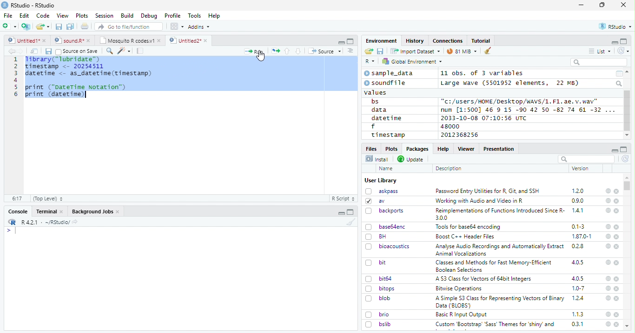 This screenshot has height=333, width=635. What do you see at coordinates (76, 91) in the screenshot?
I see `print ("pateTime Notation")
print (datetime)` at bounding box center [76, 91].